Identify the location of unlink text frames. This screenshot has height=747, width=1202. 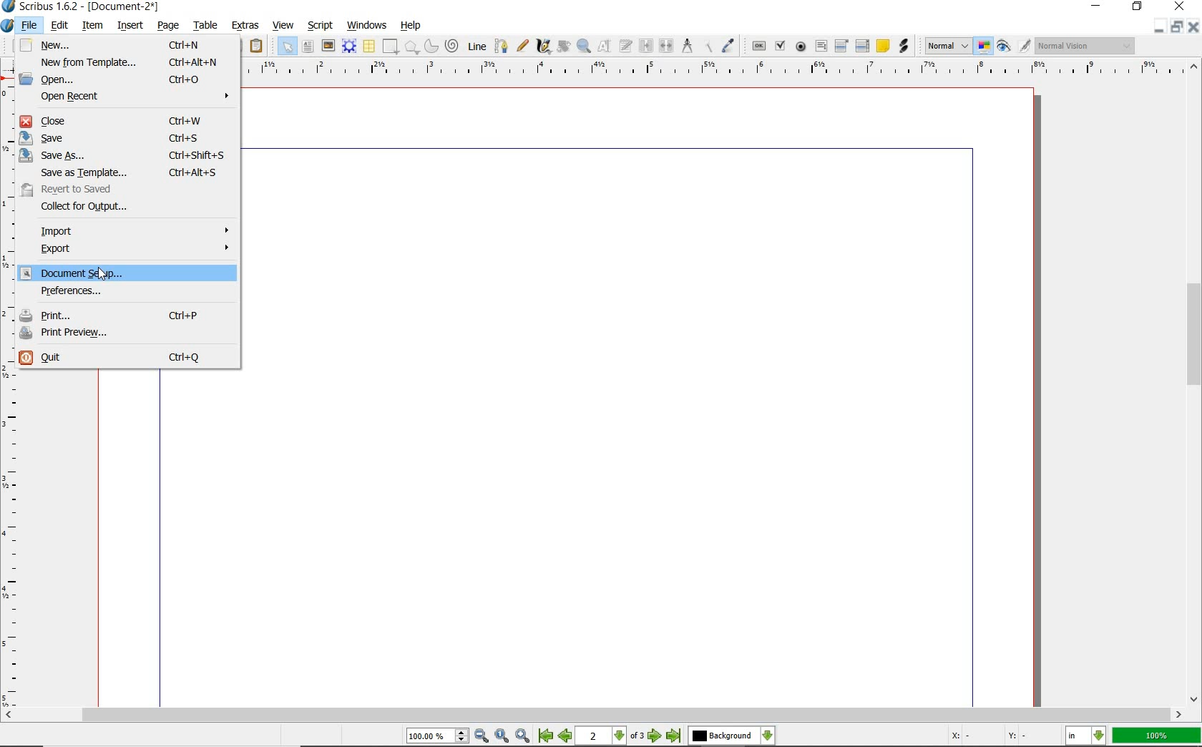
(666, 46).